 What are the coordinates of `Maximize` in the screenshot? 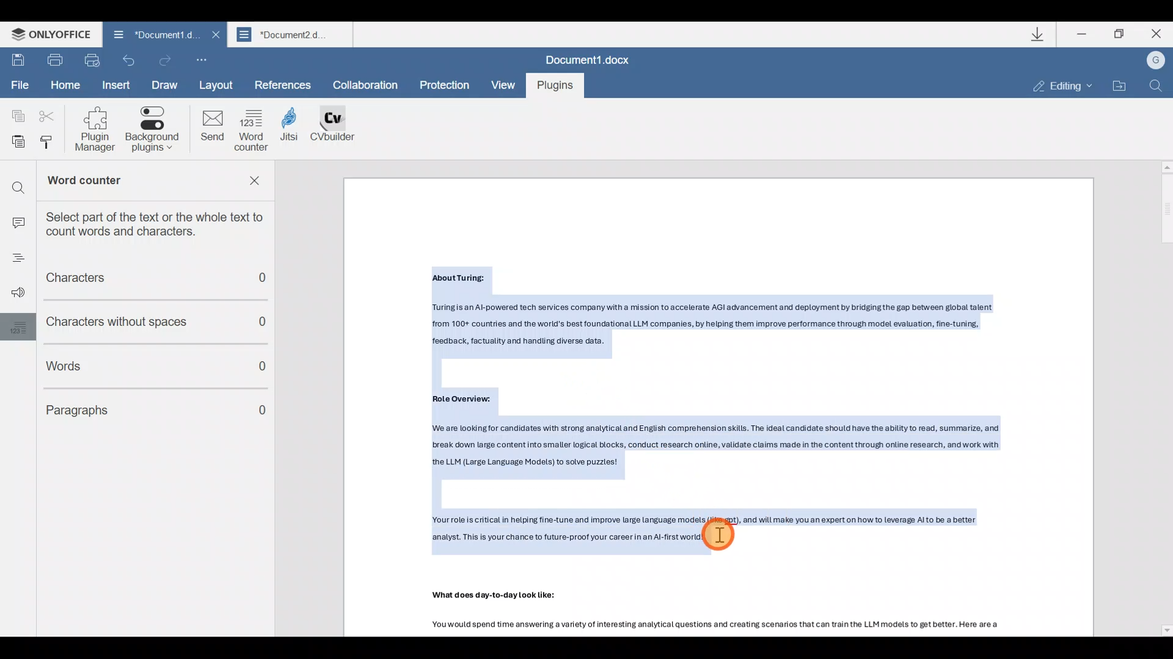 It's located at (1120, 38).